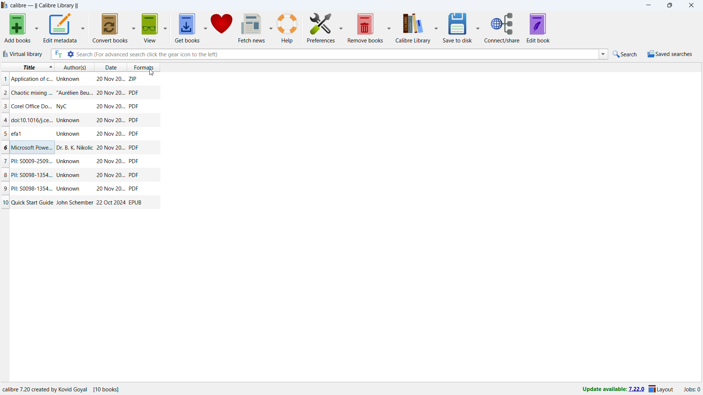  What do you see at coordinates (413, 28) in the screenshot?
I see `calibre library` at bounding box center [413, 28].